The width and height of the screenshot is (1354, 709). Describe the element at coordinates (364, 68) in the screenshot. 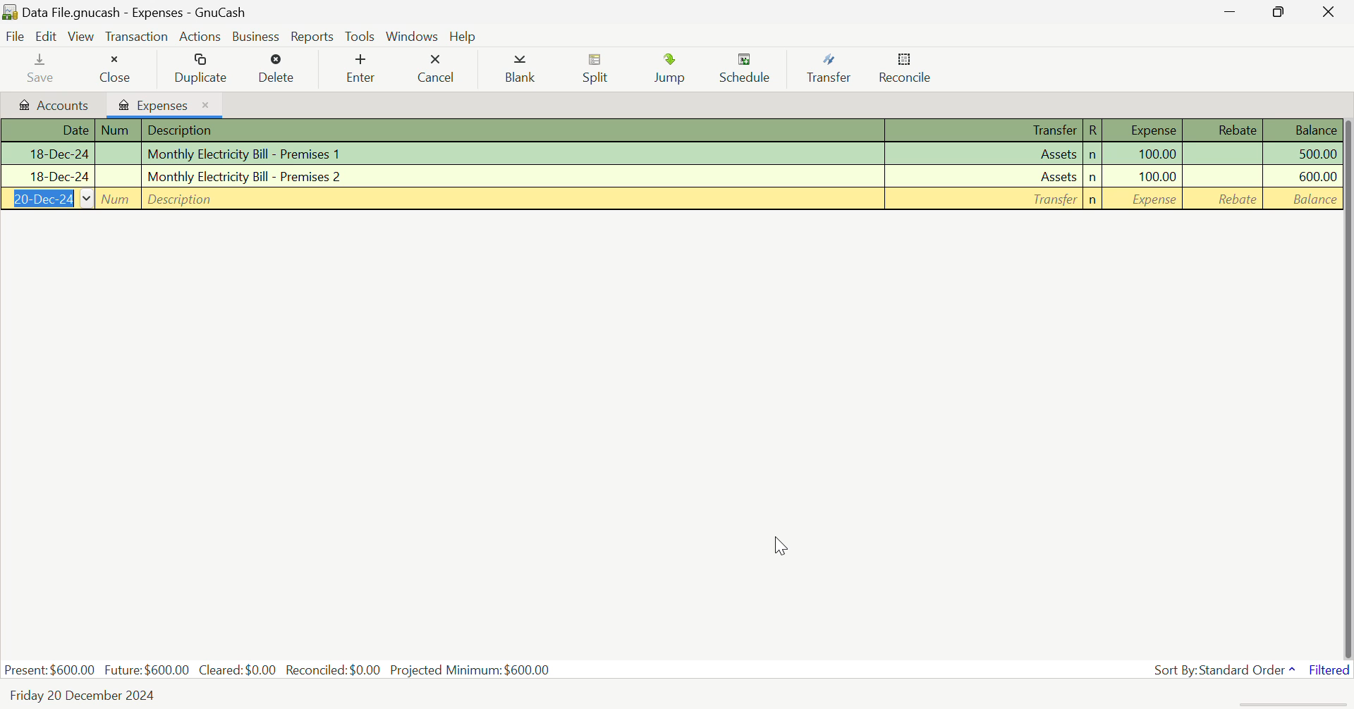

I see `Enter` at that location.